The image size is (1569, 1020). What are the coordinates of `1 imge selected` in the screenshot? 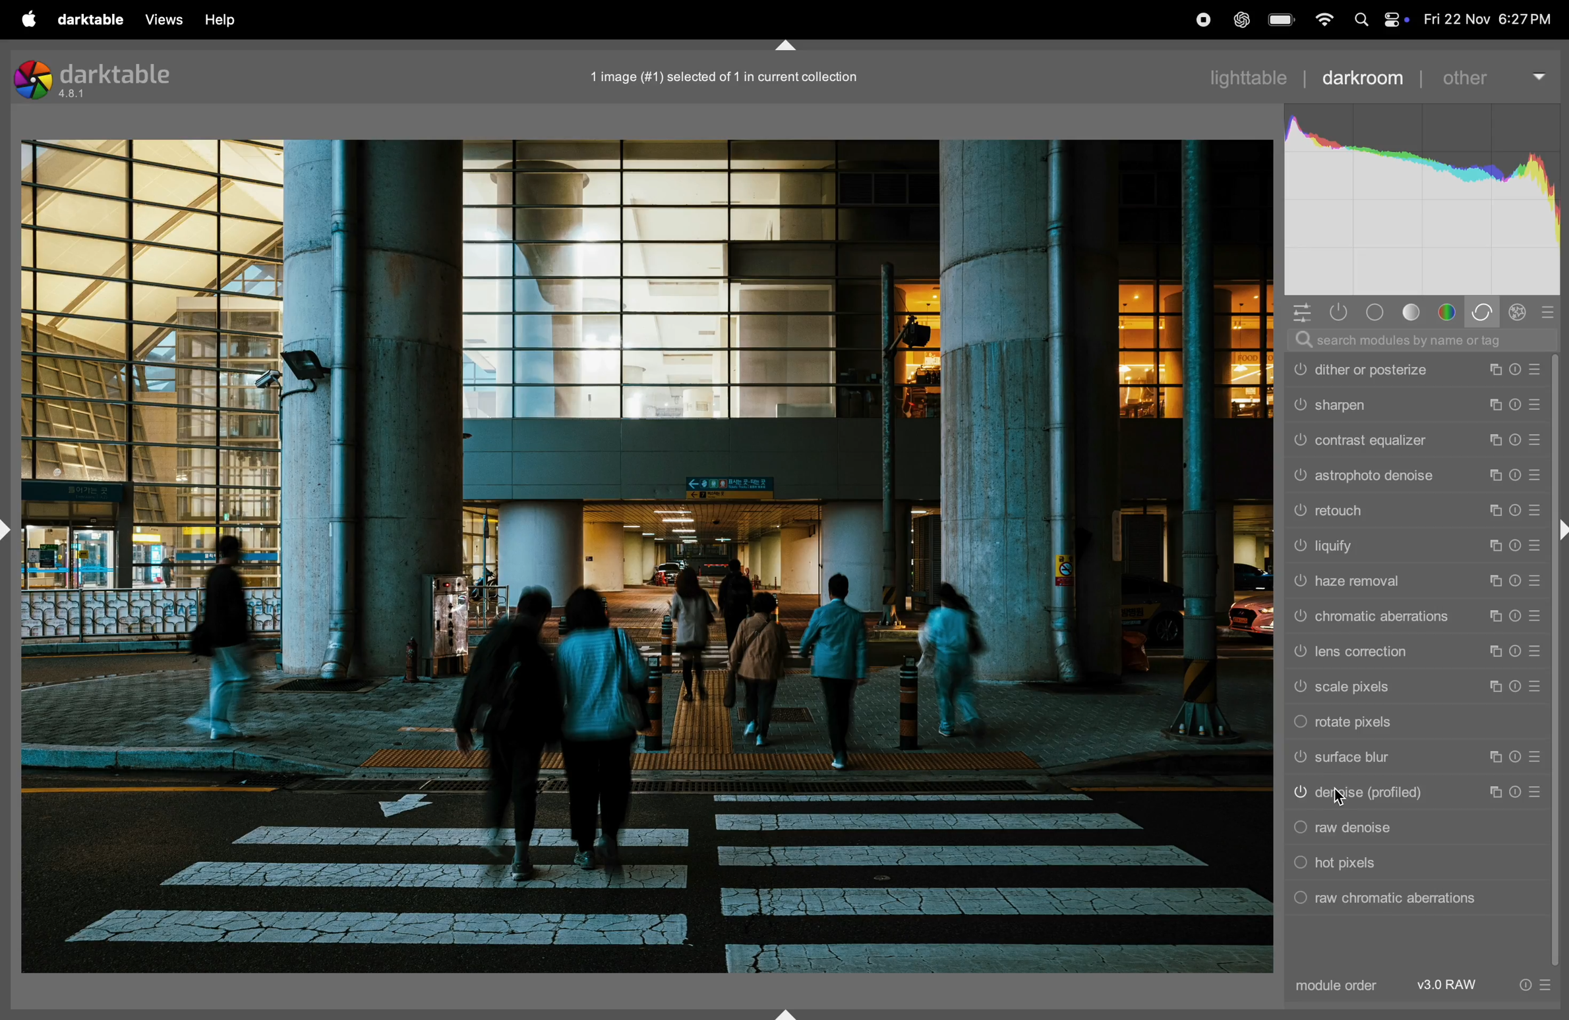 It's located at (728, 76).